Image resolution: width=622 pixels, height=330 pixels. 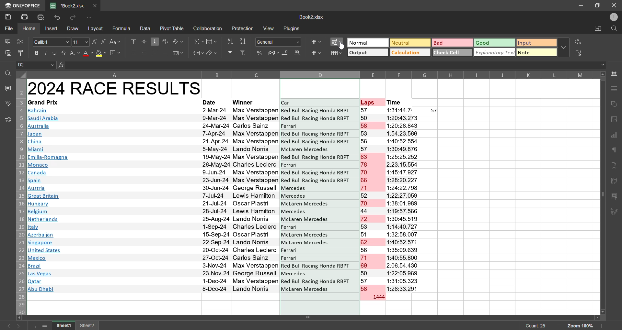 I want to click on underline, so click(x=55, y=52).